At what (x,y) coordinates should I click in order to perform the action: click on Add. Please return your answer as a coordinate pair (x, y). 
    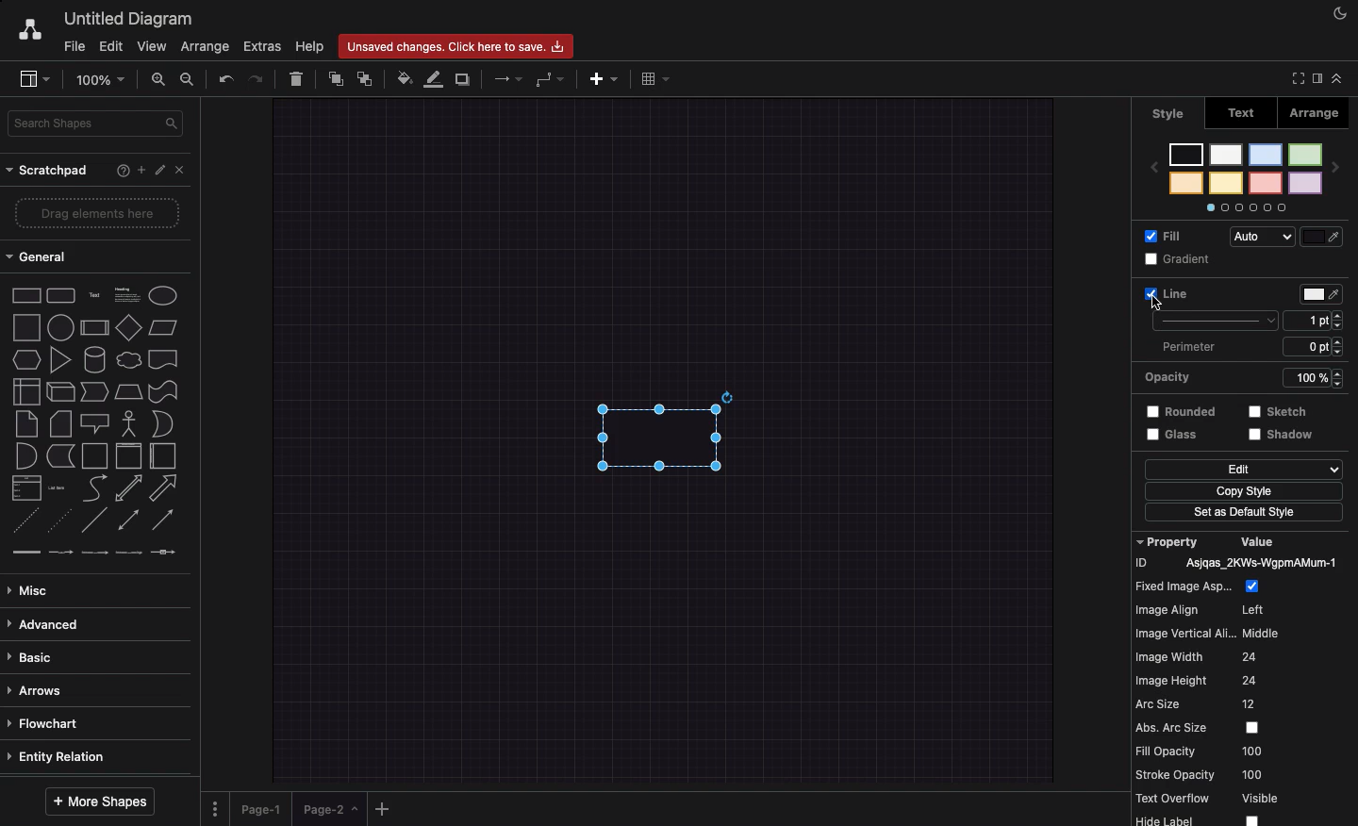
    Looking at the image, I should click on (138, 170).